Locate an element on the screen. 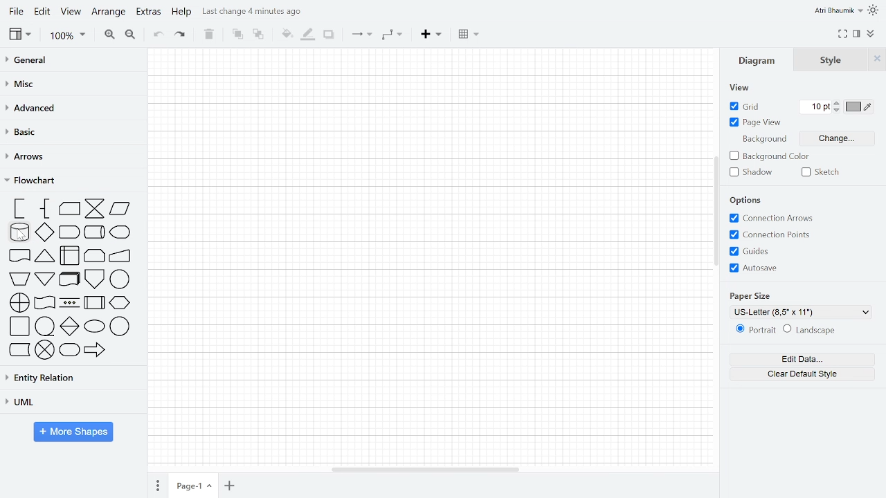 The width and height of the screenshot is (886, 498). or  is located at coordinates (19, 302).